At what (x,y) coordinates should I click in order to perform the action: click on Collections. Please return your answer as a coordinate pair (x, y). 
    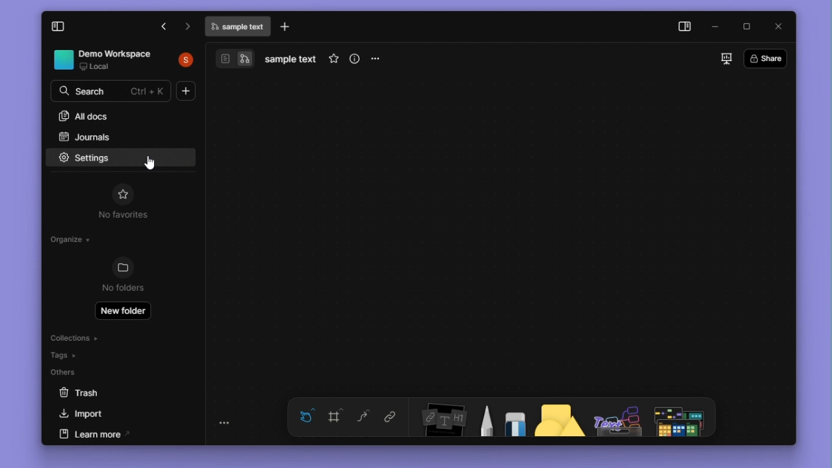
    Looking at the image, I should click on (92, 338).